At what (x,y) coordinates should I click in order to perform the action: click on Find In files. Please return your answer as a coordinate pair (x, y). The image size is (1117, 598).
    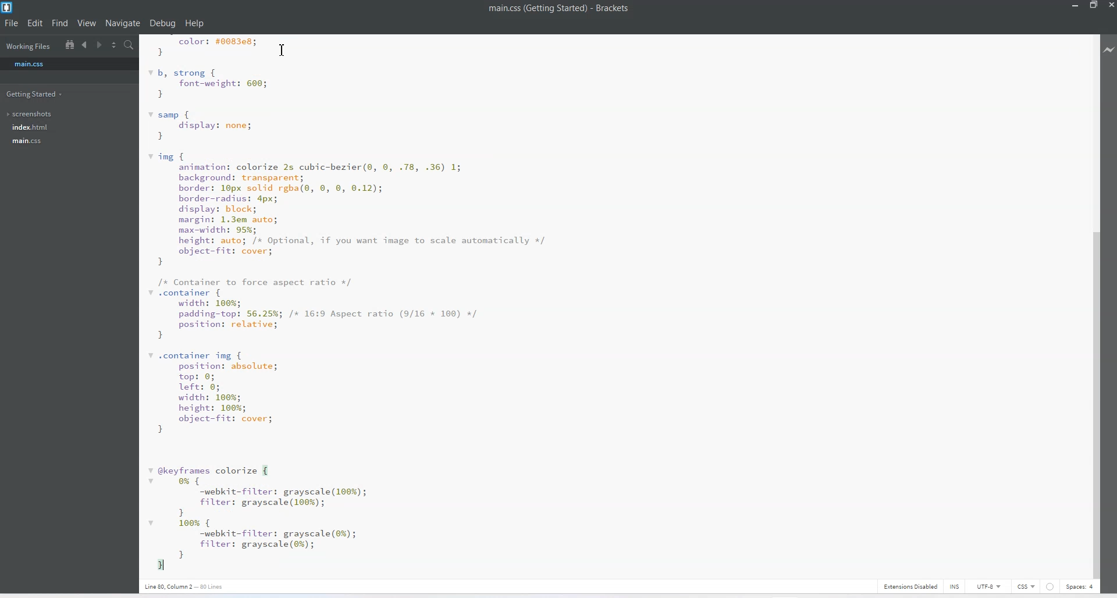
    Looking at the image, I should click on (130, 45).